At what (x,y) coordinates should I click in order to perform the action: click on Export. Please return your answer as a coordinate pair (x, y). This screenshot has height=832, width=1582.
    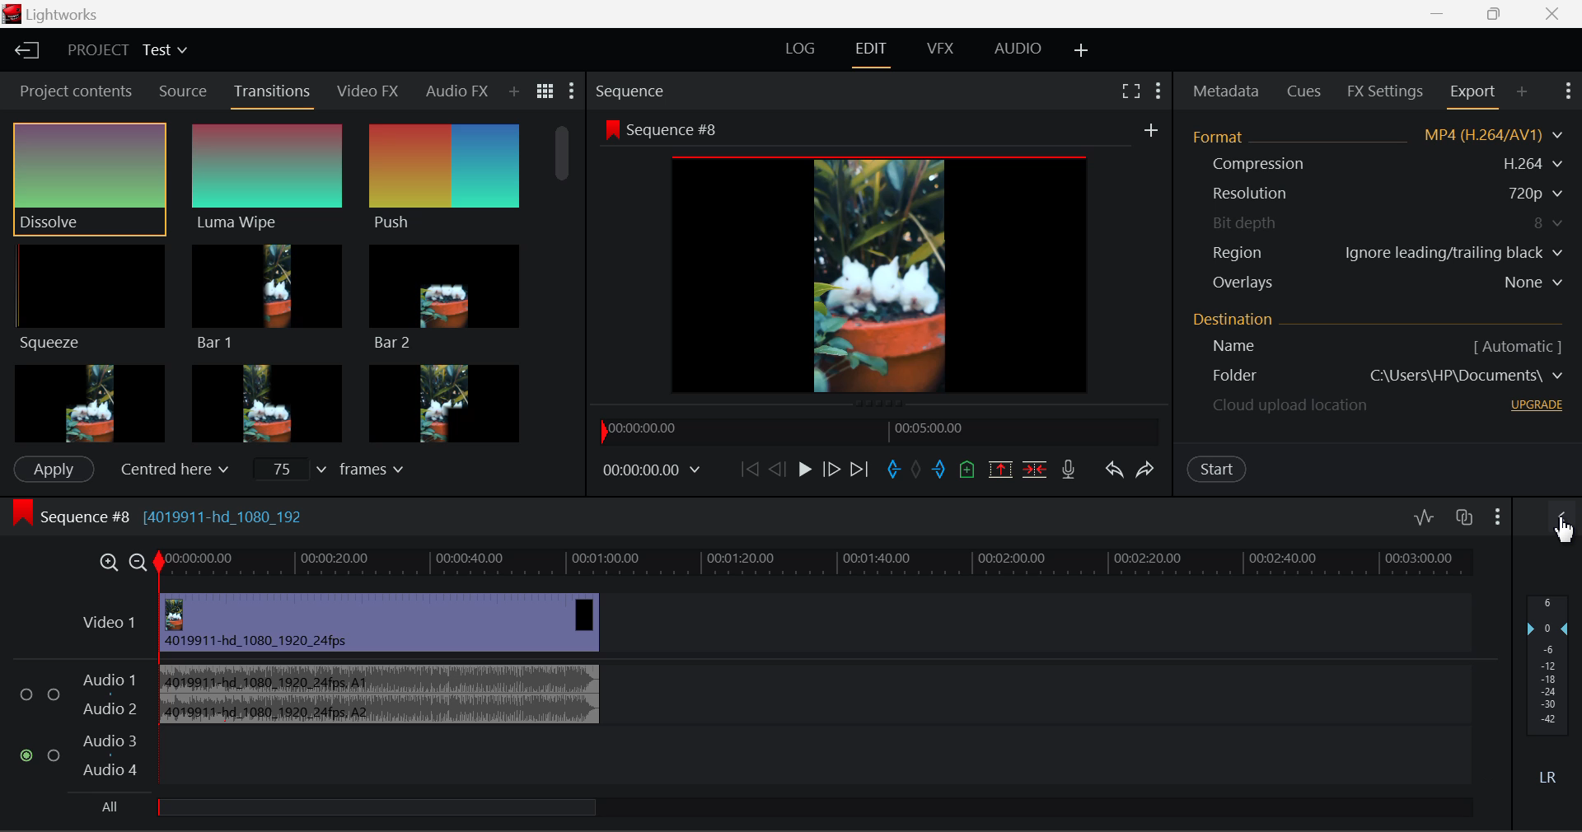
    Looking at the image, I should click on (1470, 95).